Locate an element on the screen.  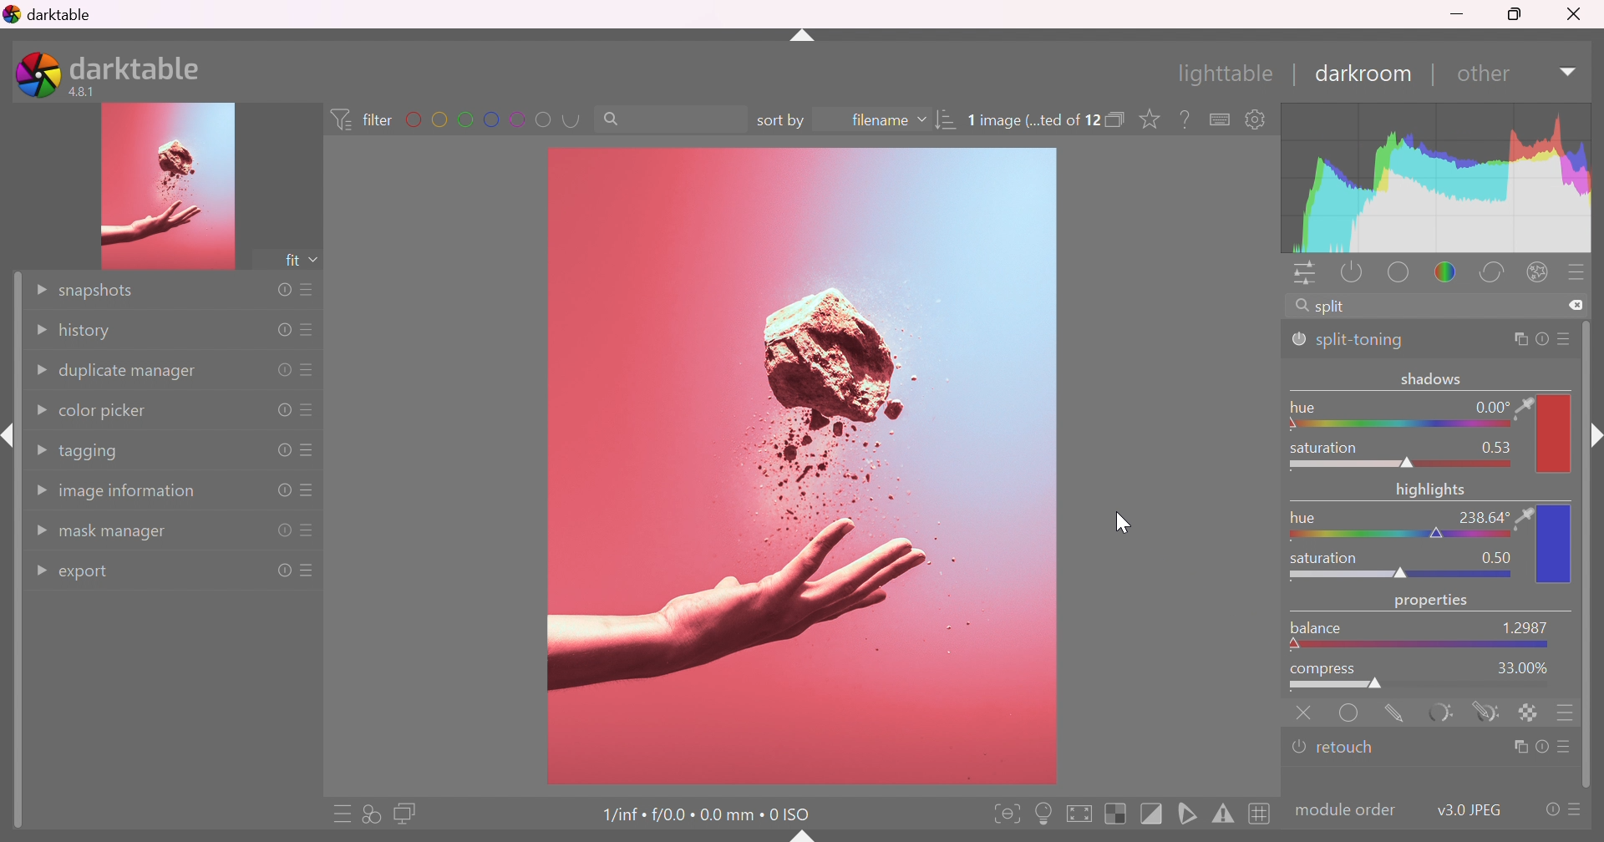
color is located at coordinates (1556, 433).